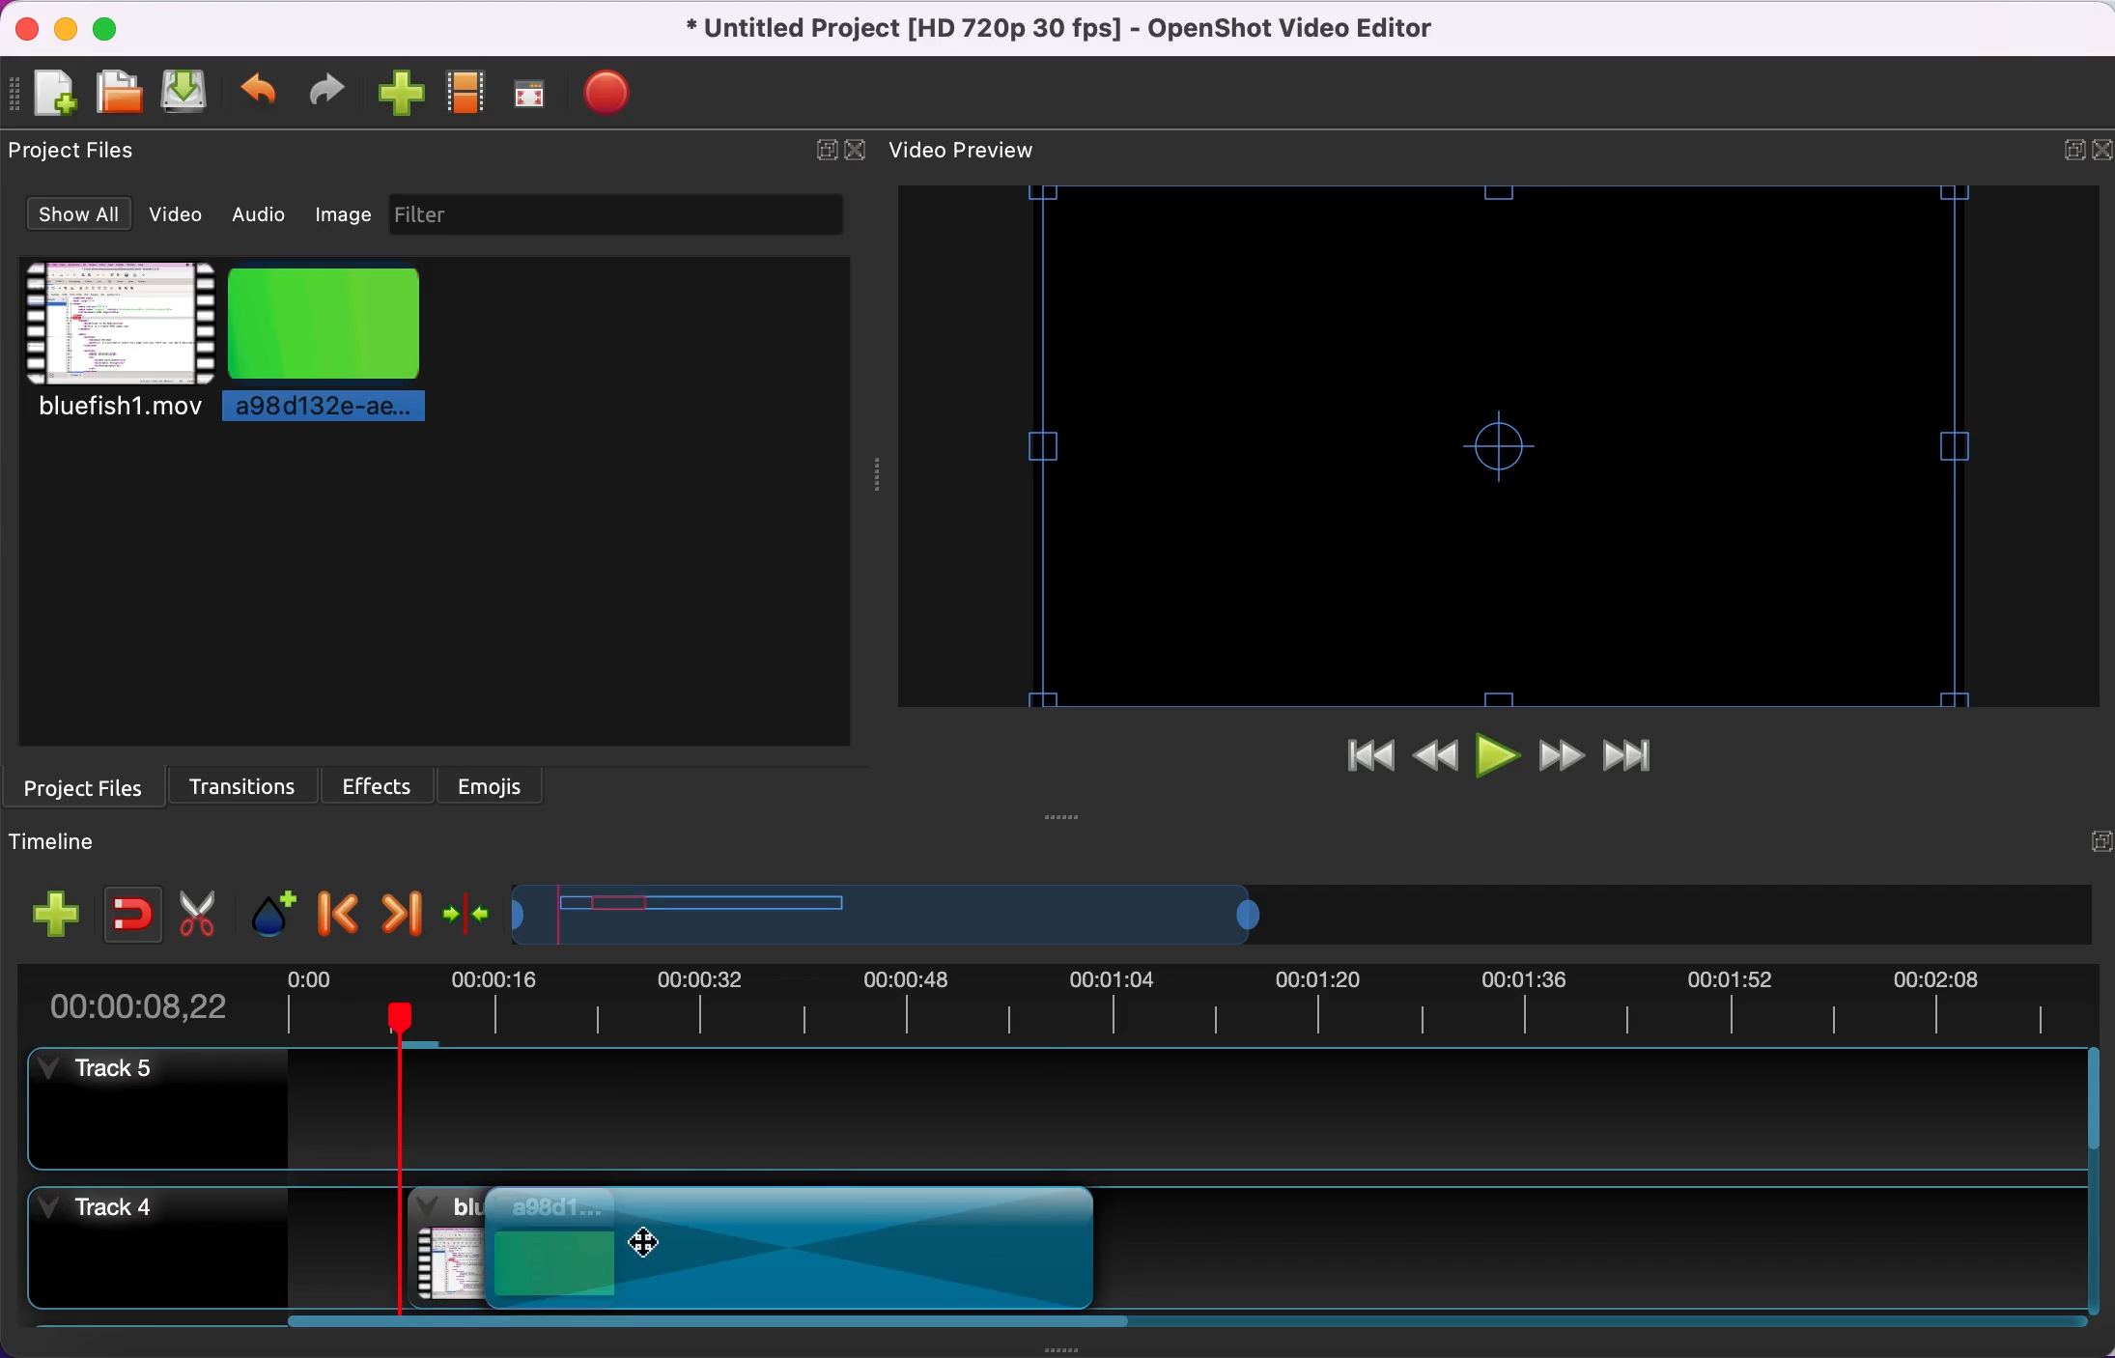 This screenshot has height=1358, width=2115. Describe the element at coordinates (612, 97) in the screenshot. I see `export file` at that location.